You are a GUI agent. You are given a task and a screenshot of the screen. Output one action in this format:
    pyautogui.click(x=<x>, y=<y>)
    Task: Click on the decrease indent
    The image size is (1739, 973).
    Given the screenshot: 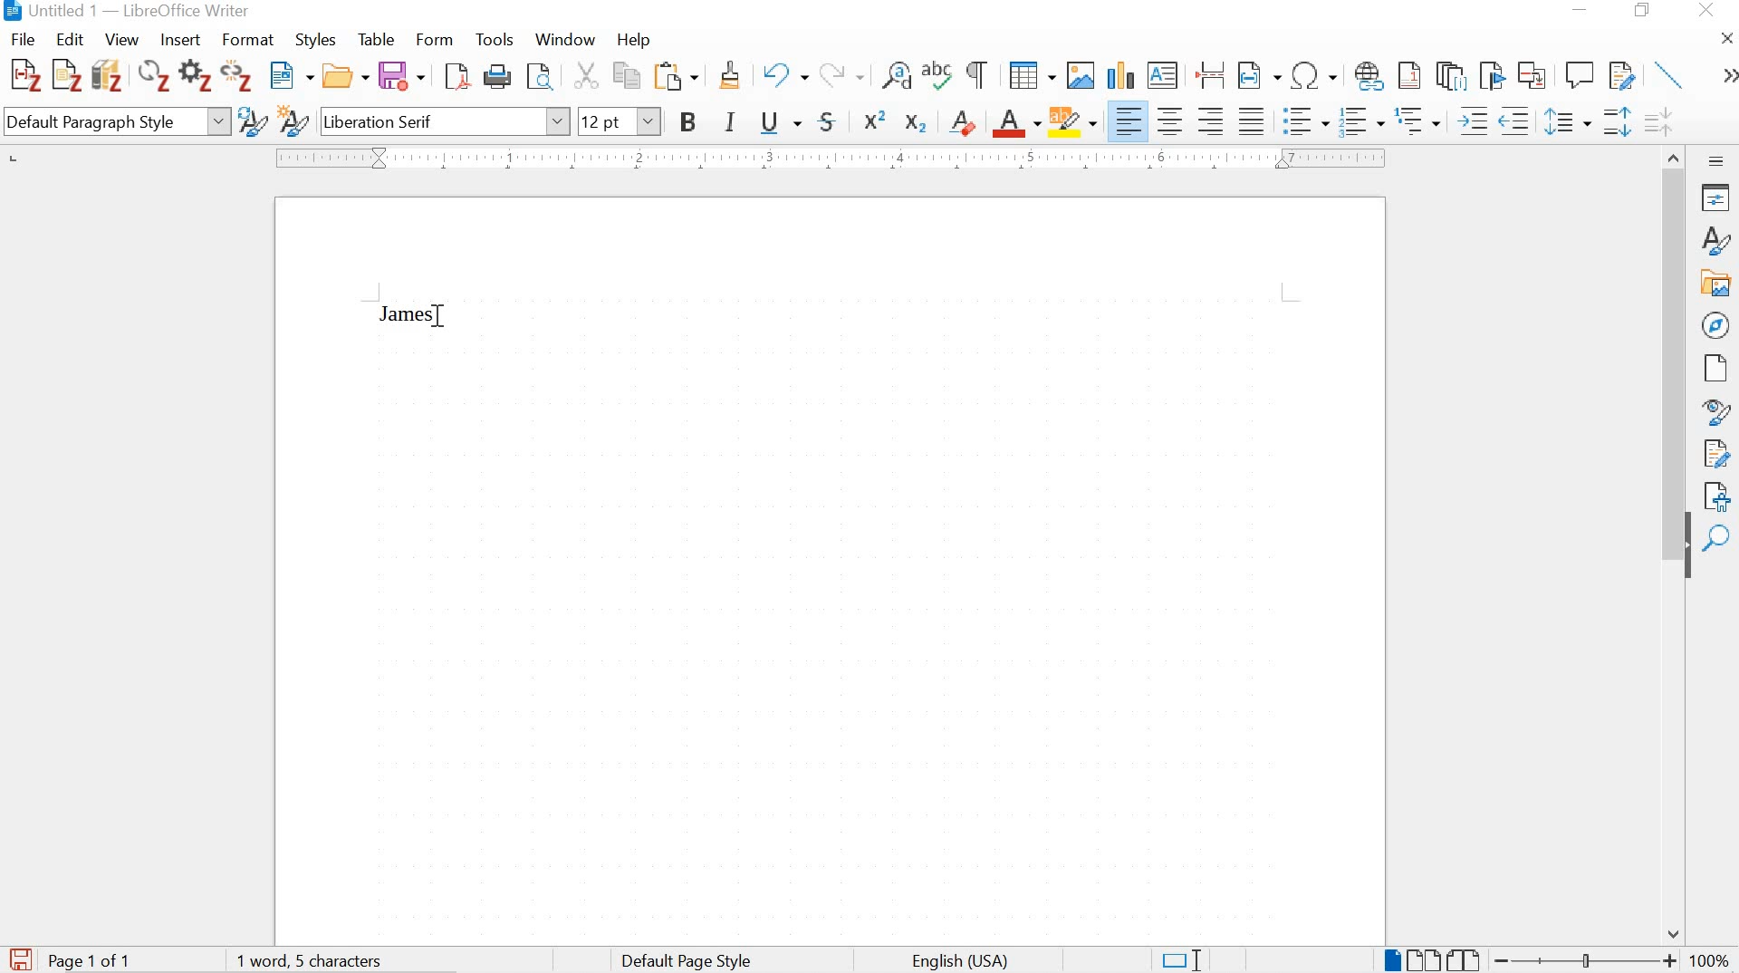 What is the action you would take?
    pyautogui.click(x=1517, y=120)
    